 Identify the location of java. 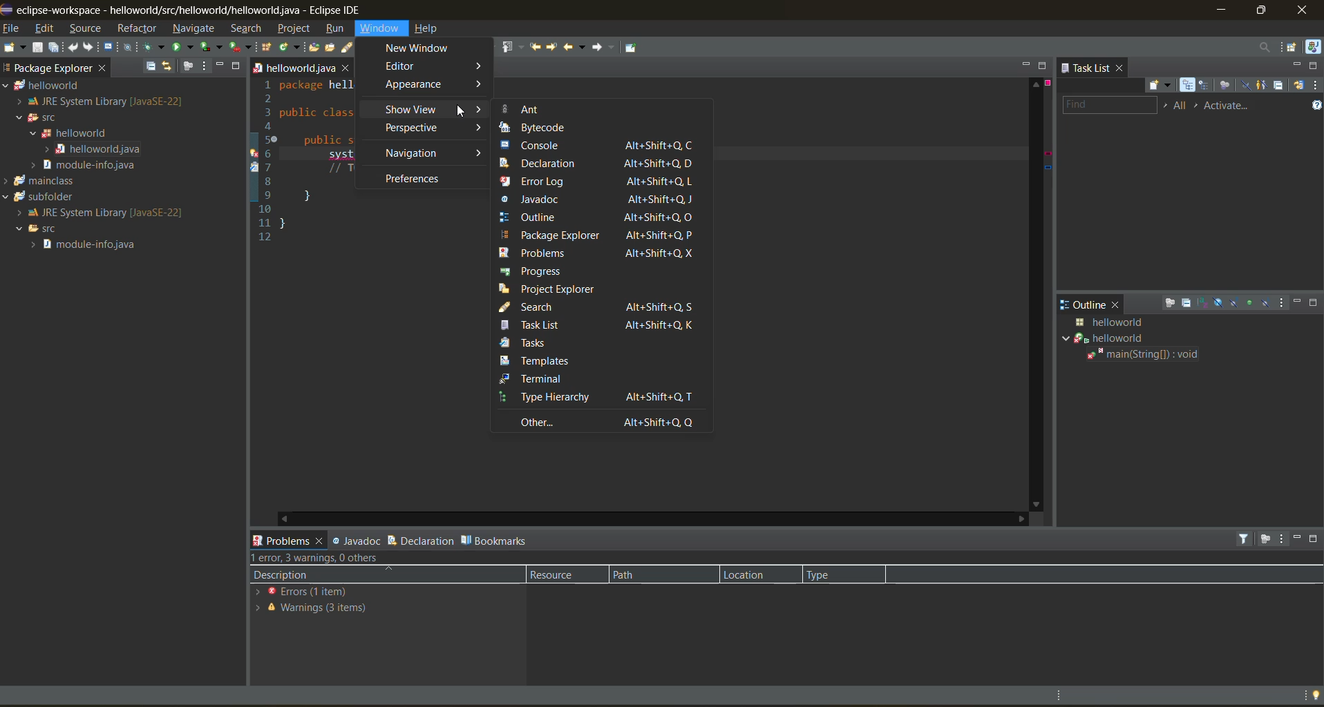
(1313, 48).